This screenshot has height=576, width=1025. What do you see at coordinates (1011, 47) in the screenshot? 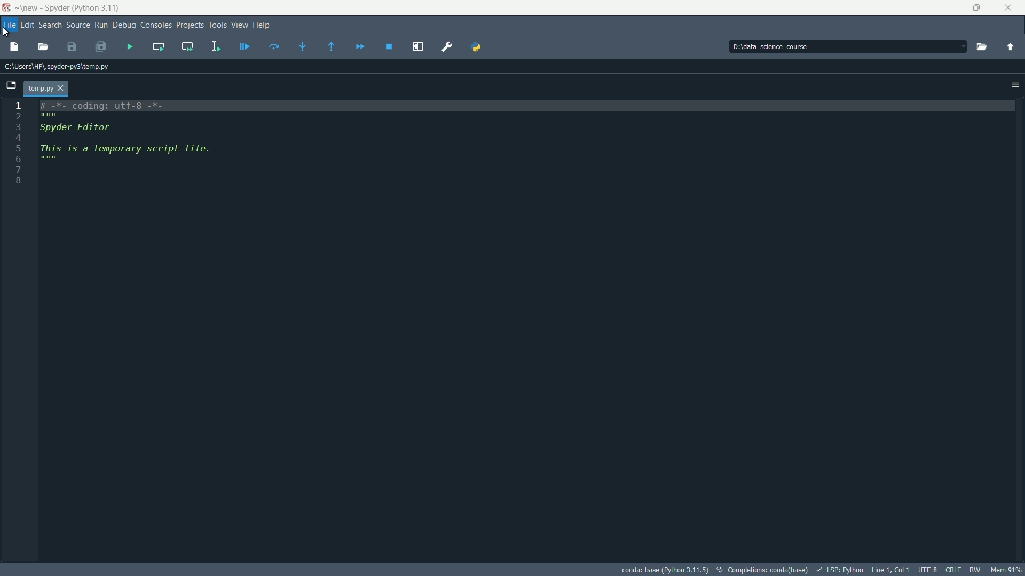
I see `change to parent directory` at bounding box center [1011, 47].